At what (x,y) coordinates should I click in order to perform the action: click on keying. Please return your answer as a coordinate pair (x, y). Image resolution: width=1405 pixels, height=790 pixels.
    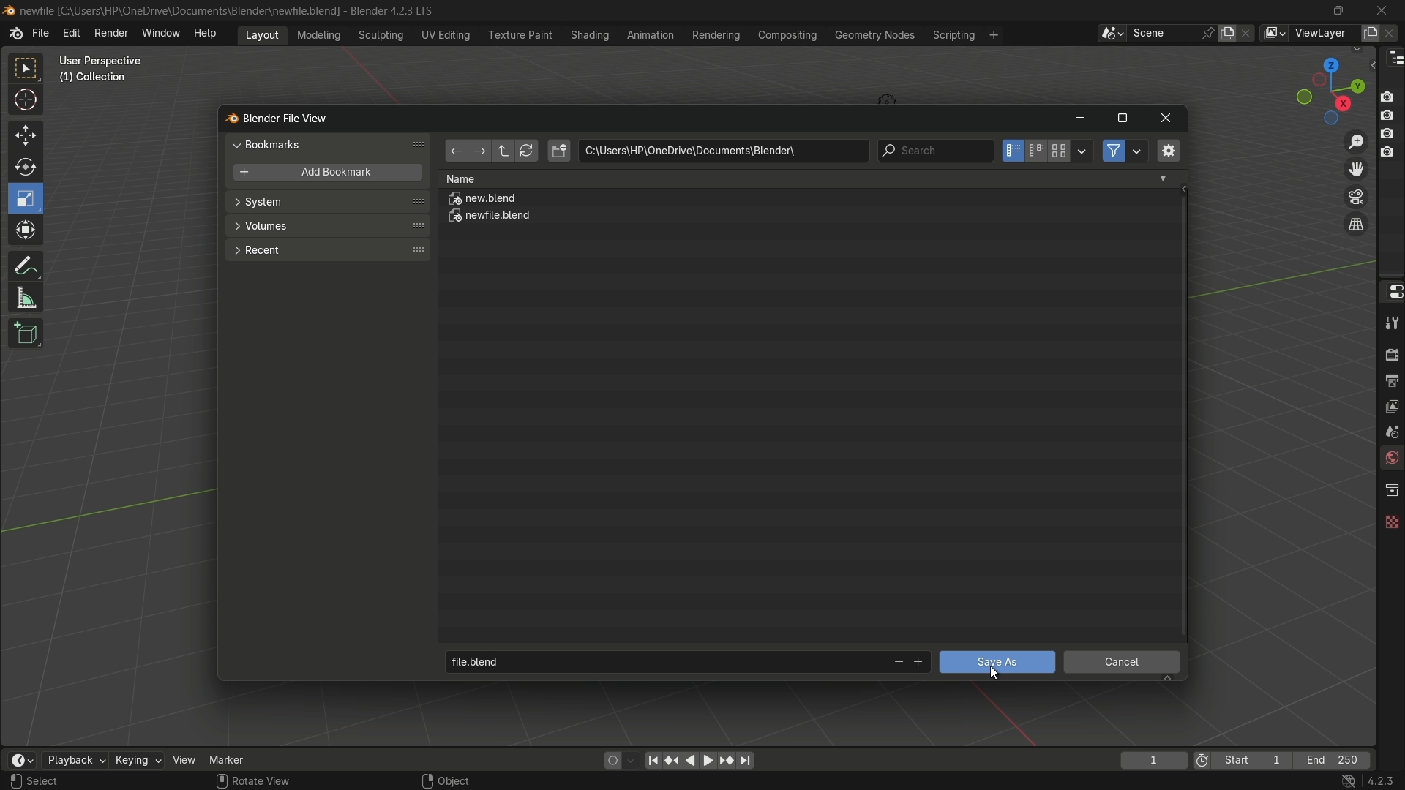
    Looking at the image, I should click on (137, 761).